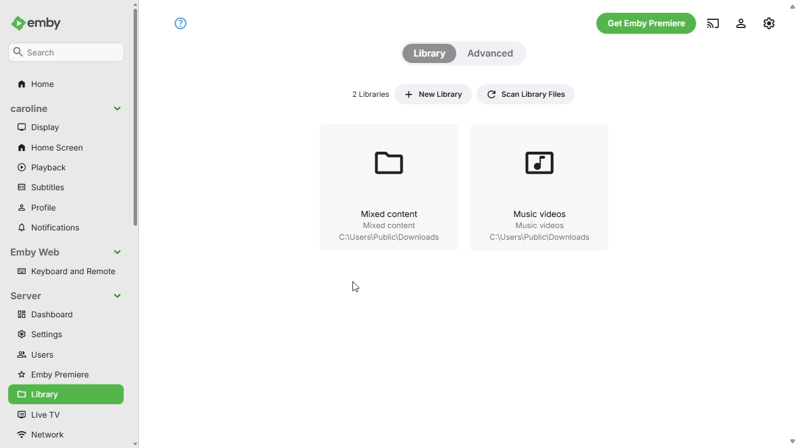  What do you see at coordinates (38, 208) in the screenshot?
I see `profile` at bounding box center [38, 208].